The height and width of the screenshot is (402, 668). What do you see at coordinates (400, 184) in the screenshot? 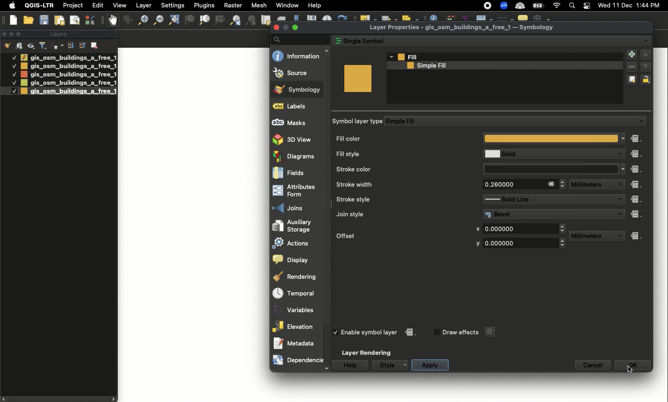
I see `Stroke width ` at bounding box center [400, 184].